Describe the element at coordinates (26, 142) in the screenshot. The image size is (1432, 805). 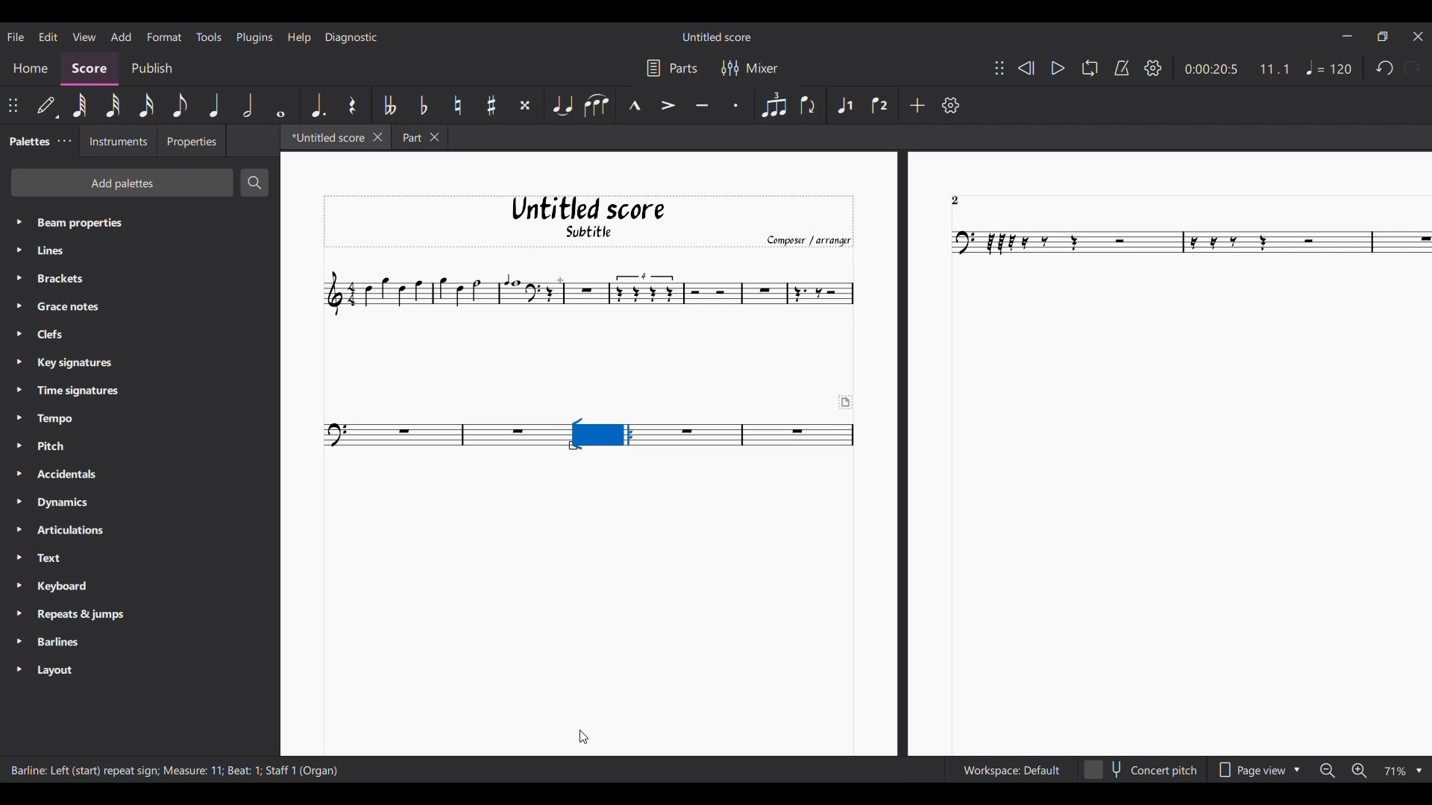
I see `Palette tab, current selection` at that location.